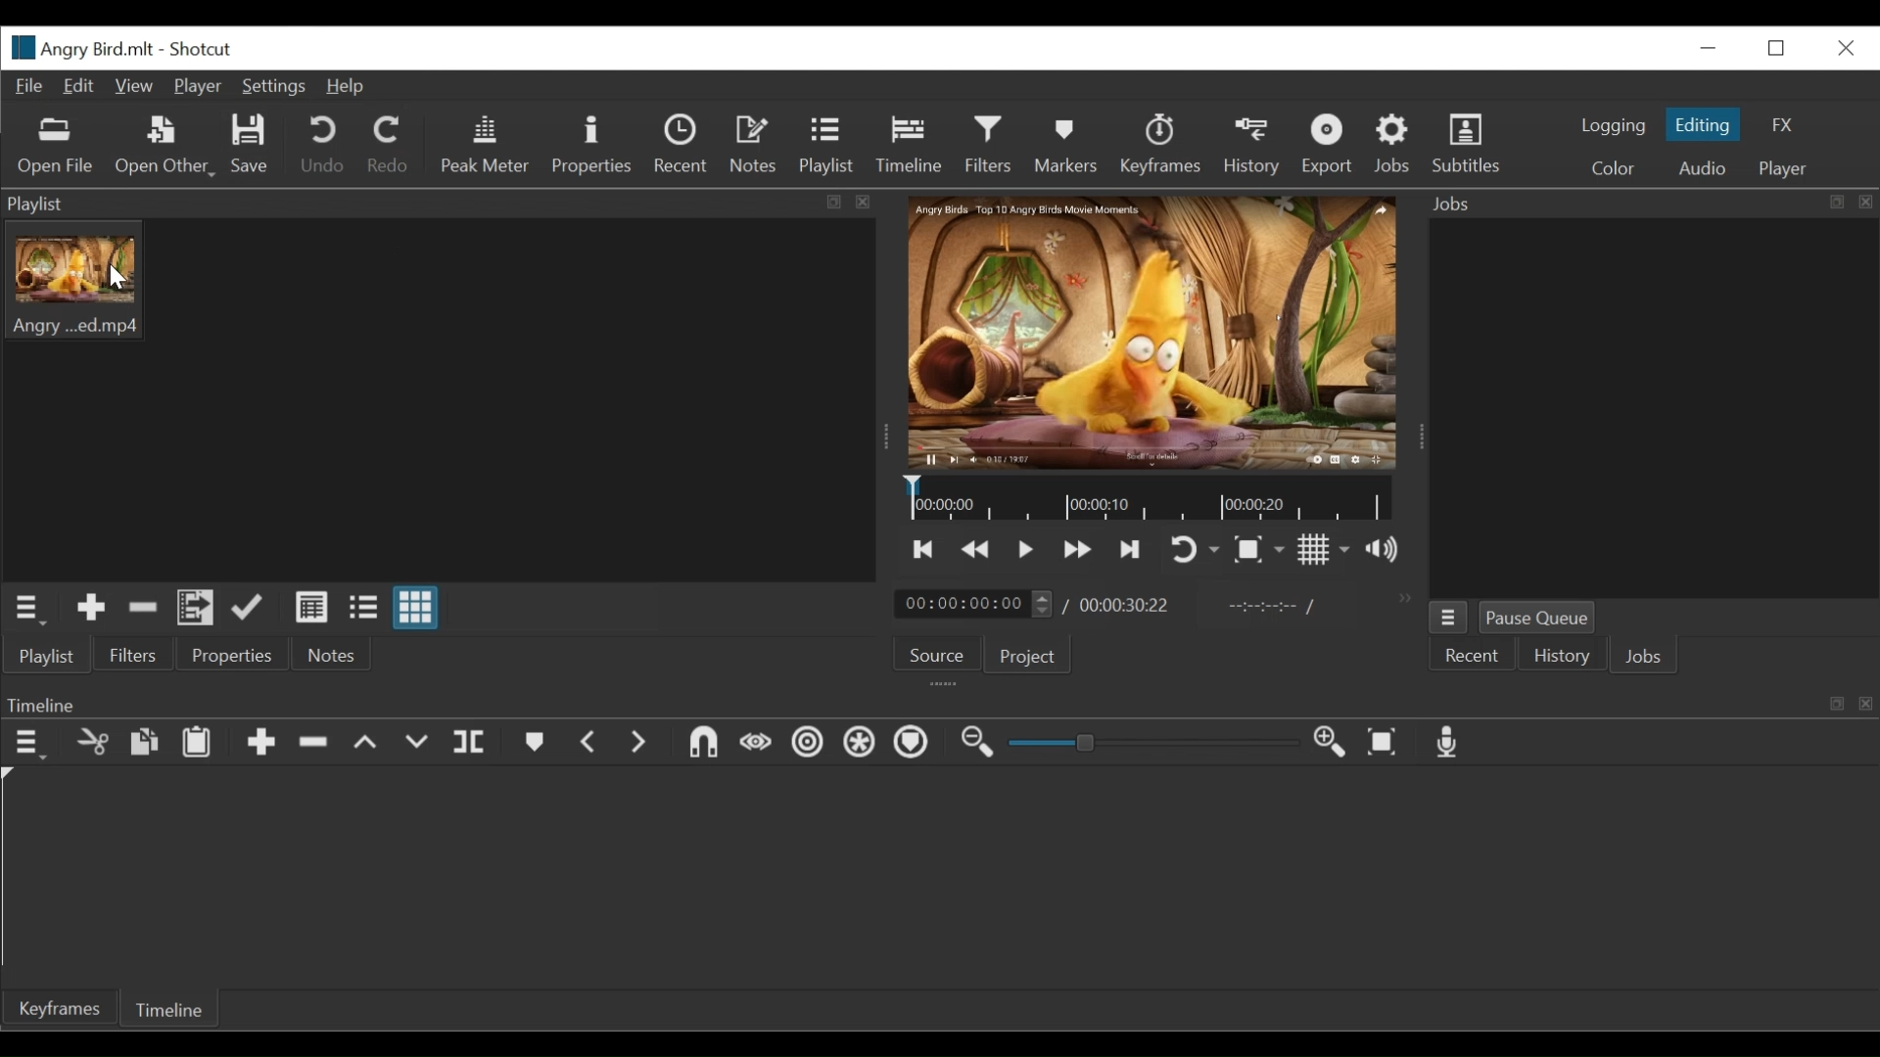  I want to click on overwrite, so click(415, 745).